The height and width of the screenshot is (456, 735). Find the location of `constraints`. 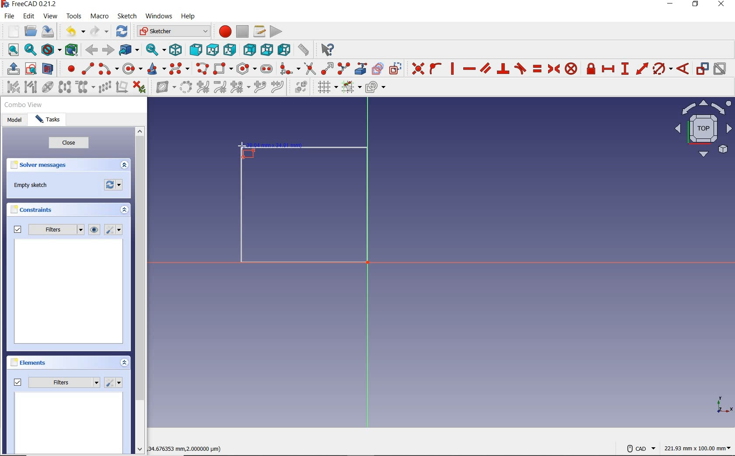

constraints is located at coordinates (34, 211).